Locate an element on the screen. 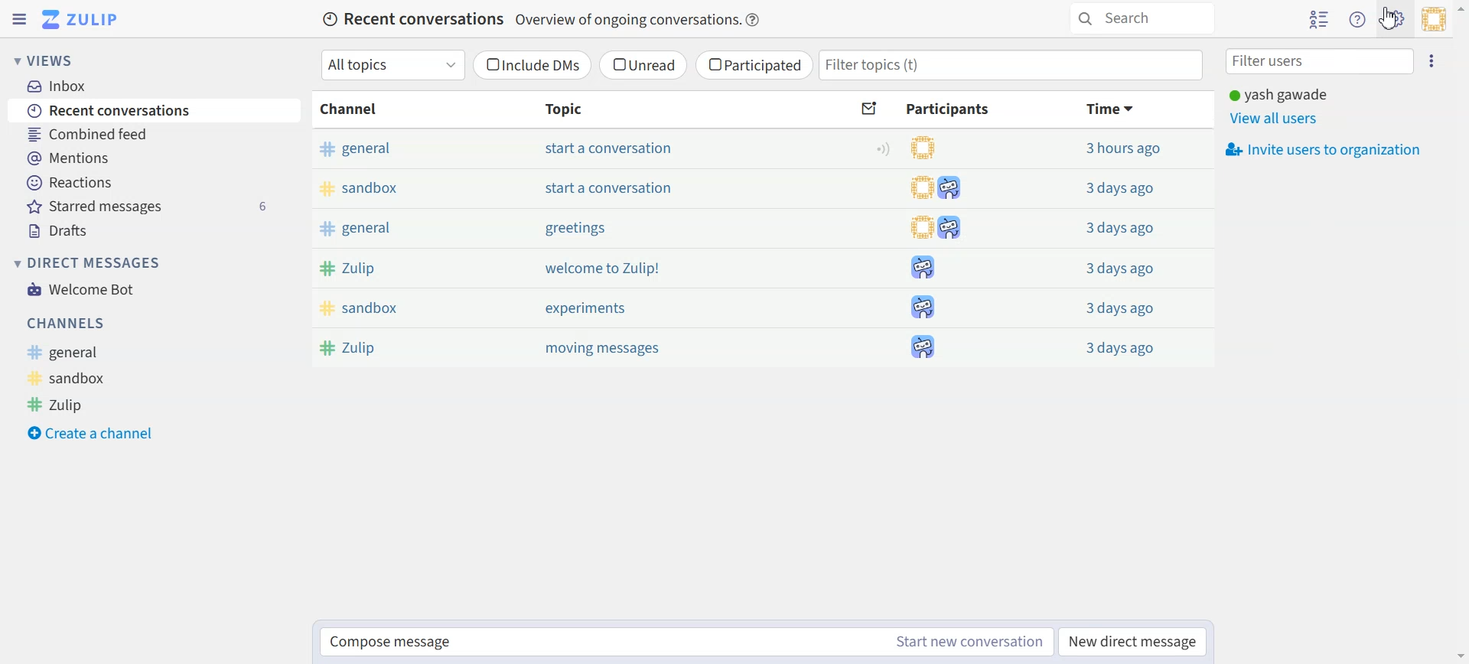  View all users is located at coordinates (1274, 119).